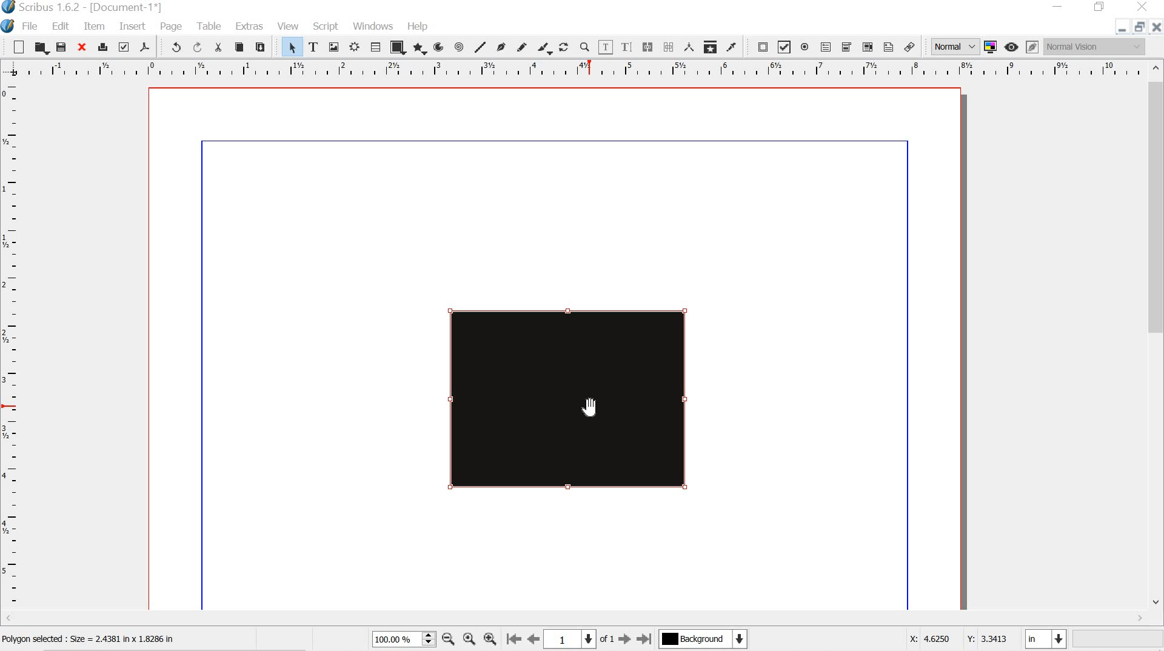 The height and width of the screenshot is (651, 1164). What do you see at coordinates (210, 25) in the screenshot?
I see `tools` at bounding box center [210, 25].